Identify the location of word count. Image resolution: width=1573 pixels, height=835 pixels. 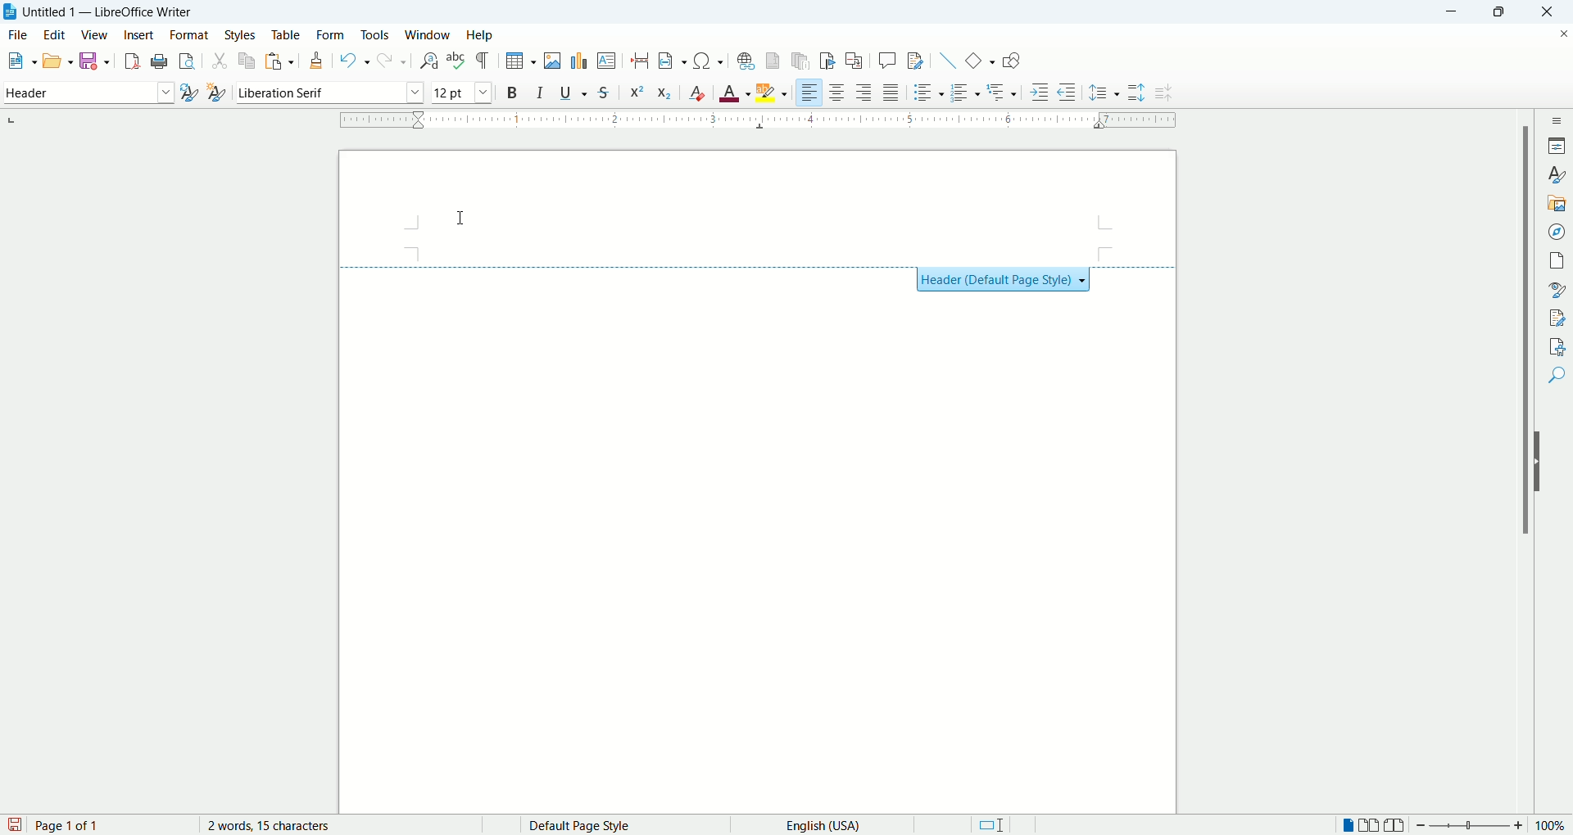
(336, 825).